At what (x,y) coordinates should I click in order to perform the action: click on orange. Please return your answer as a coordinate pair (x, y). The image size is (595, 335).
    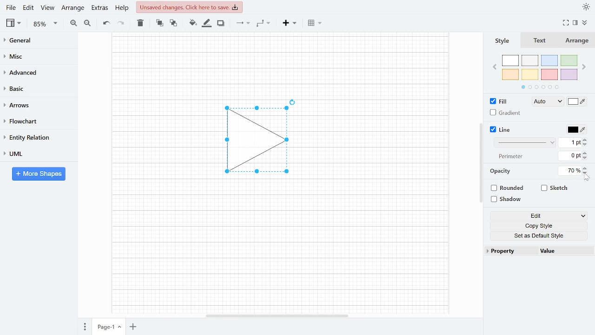
    Looking at the image, I should click on (510, 74).